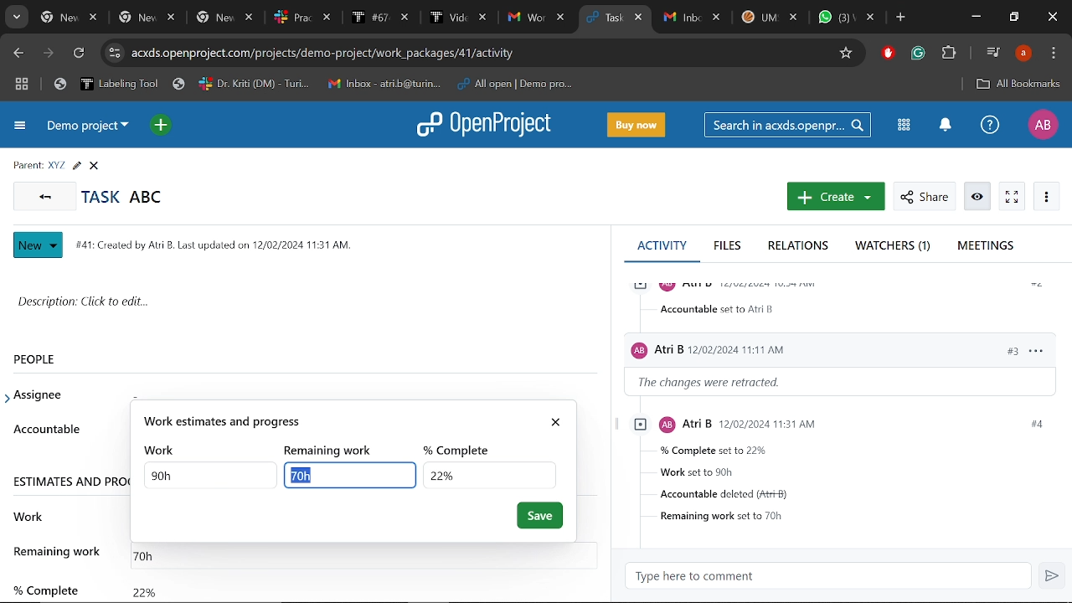 The width and height of the screenshot is (1072, 603). What do you see at coordinates (53, 358) in the screenshot?
I see `People` at bounding box center [53, 358].